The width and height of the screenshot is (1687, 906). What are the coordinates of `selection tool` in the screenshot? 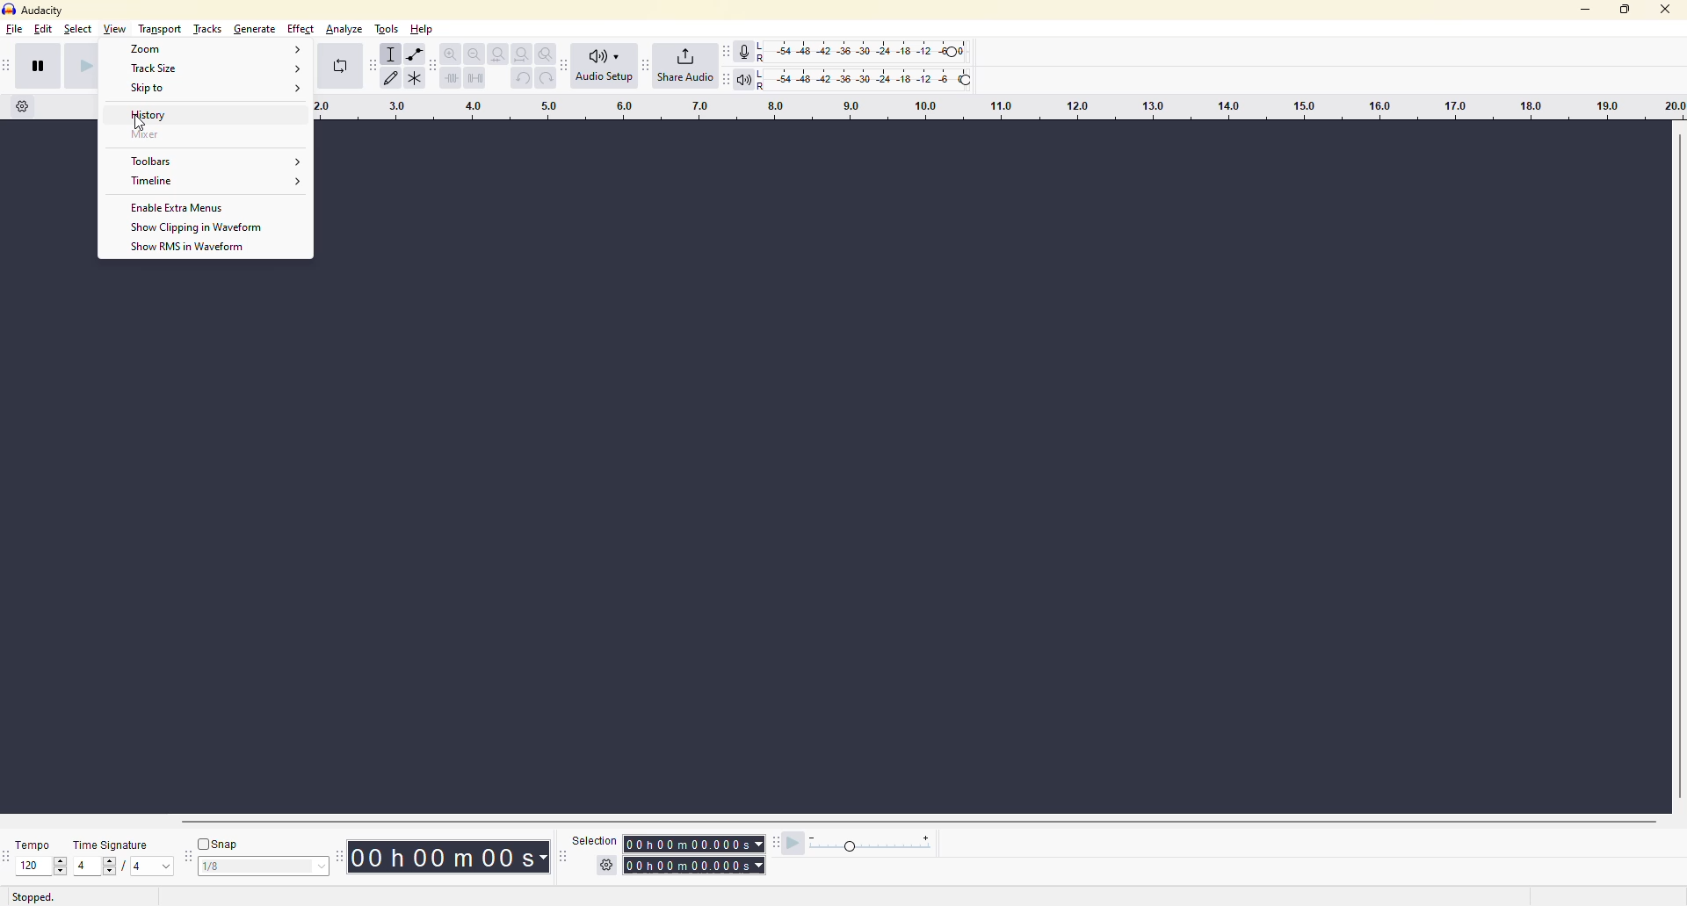 It's located at (393, 54).